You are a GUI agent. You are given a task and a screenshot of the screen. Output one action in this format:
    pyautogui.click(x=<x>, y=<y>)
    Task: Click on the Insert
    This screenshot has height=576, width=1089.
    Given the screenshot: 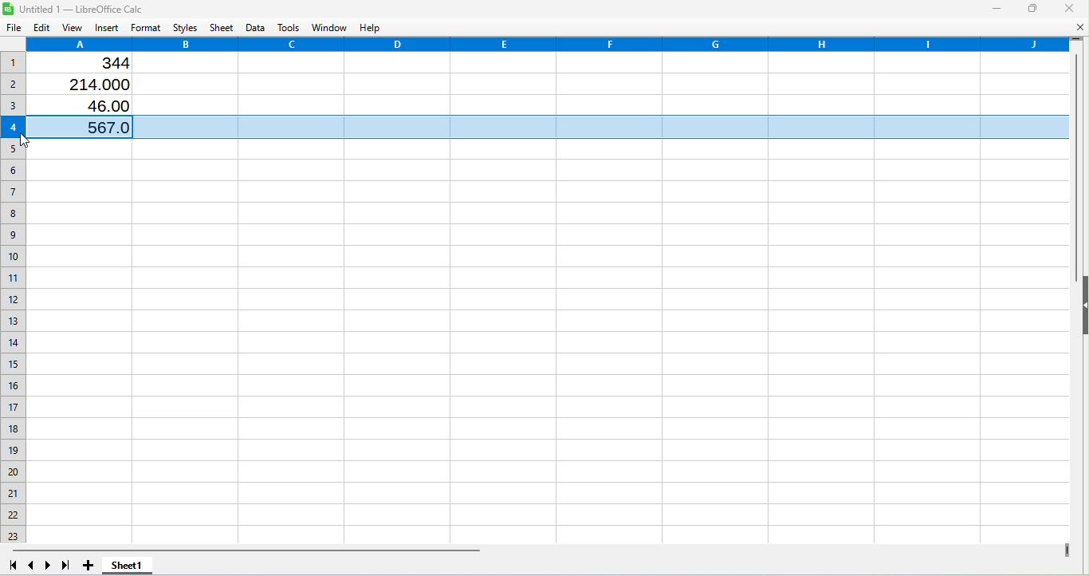 What is the action you would take?
    pyautogui.click(x=105, y=29)
    